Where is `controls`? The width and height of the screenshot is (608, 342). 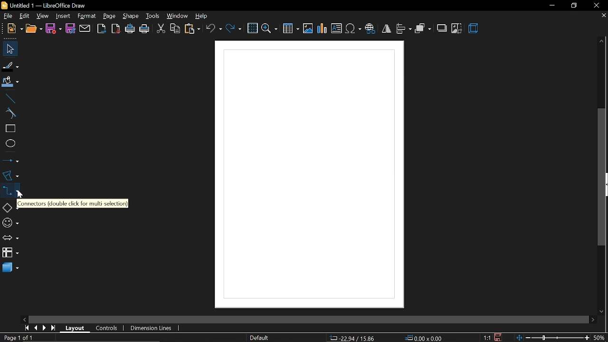 controls is located at coordinates (107, 329).